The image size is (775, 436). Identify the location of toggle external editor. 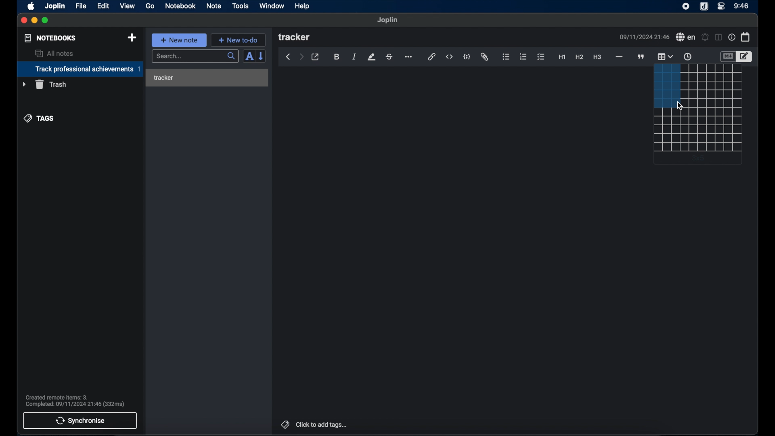
(315, 57).